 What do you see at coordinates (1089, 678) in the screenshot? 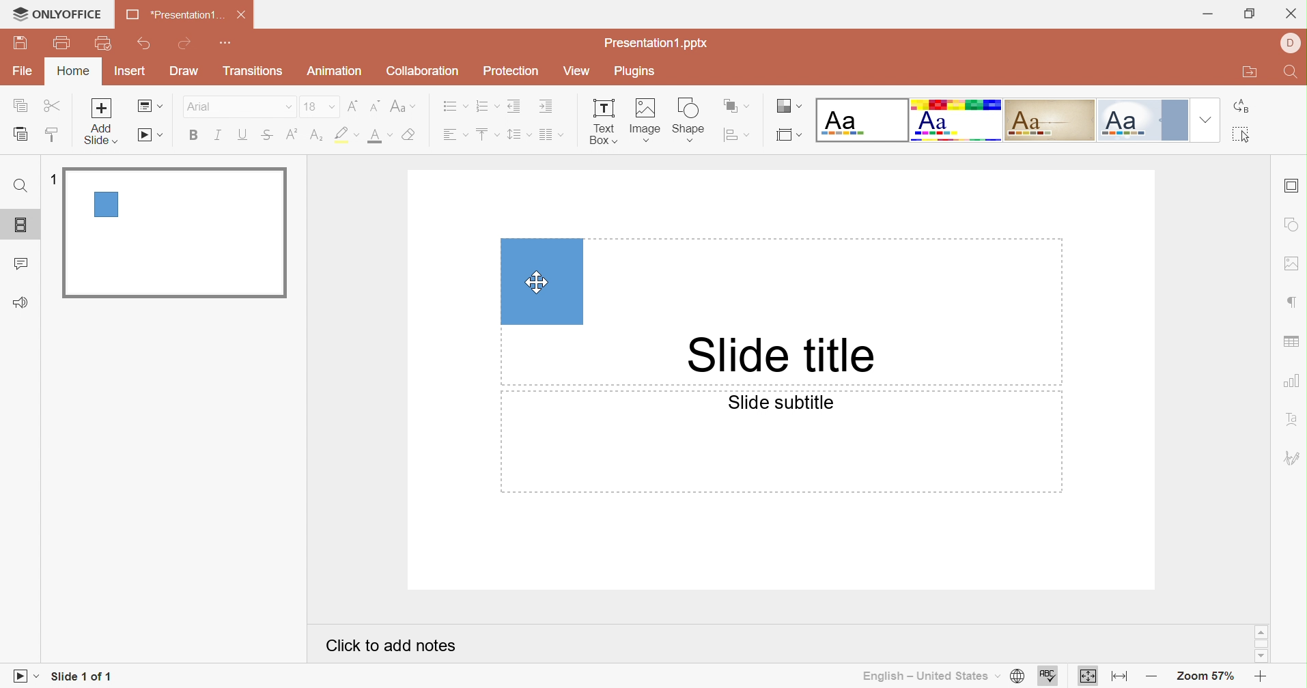
I see `Fit to slide` at bounding box center [1089, 678].